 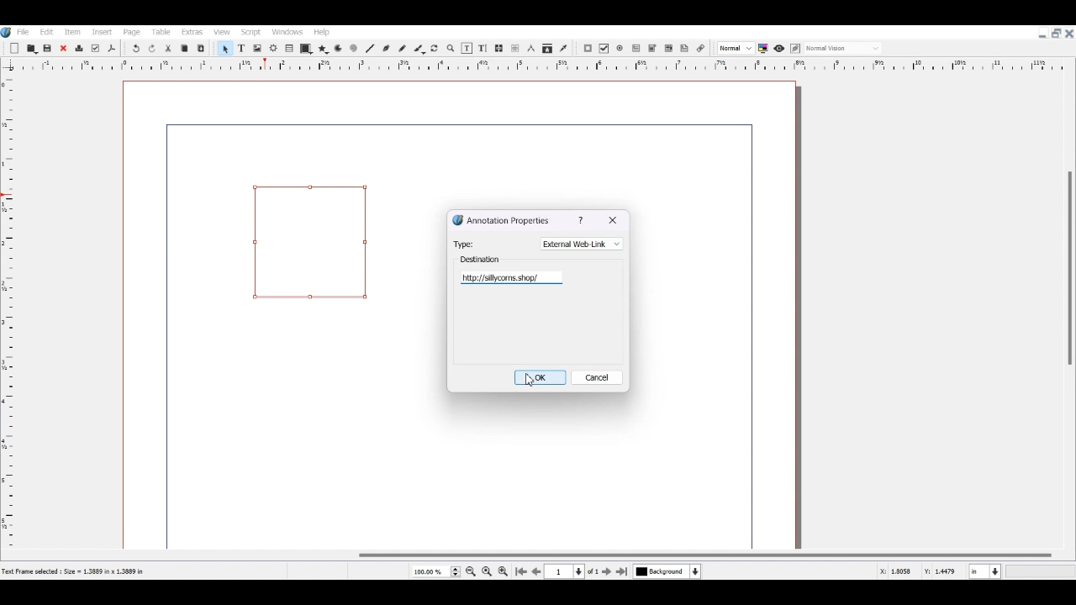 I want to click on Rotate Item, so click(x=435, y=49).